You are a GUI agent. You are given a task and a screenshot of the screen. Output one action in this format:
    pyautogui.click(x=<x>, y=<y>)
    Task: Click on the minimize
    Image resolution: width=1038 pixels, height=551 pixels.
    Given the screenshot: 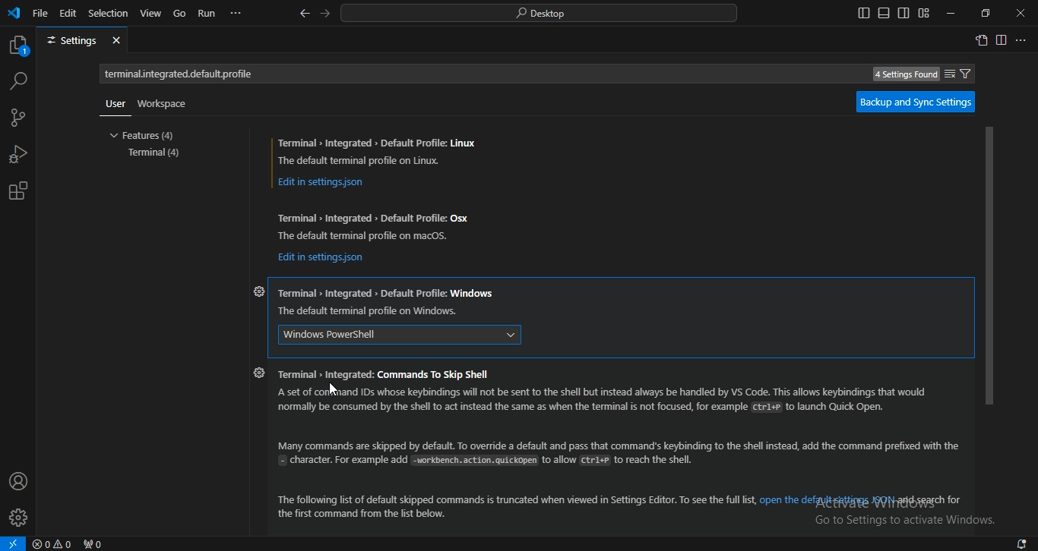 What is the action you would take?
    pyautogui.click(x=952, y=12)
    